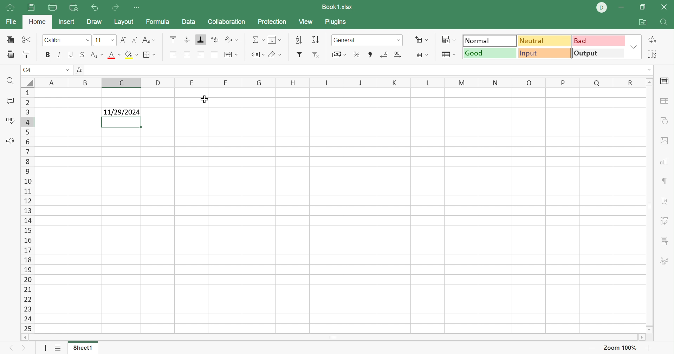 Image resolution: width=674 pixels, height=354 pixels. What do you see at coordinates (620, 347) in the screenshot?
I see `Zoom 100%` at bounding box center [620, 347].